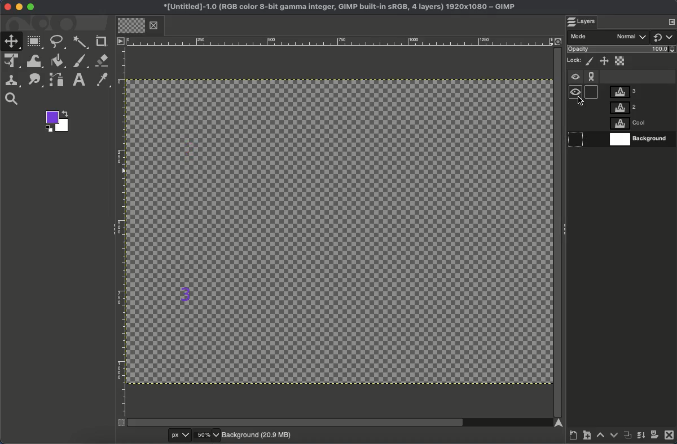  What do you see at coordinates (11, 99) in the screenshot?
I see `Search` at bounding box center [11, 99].